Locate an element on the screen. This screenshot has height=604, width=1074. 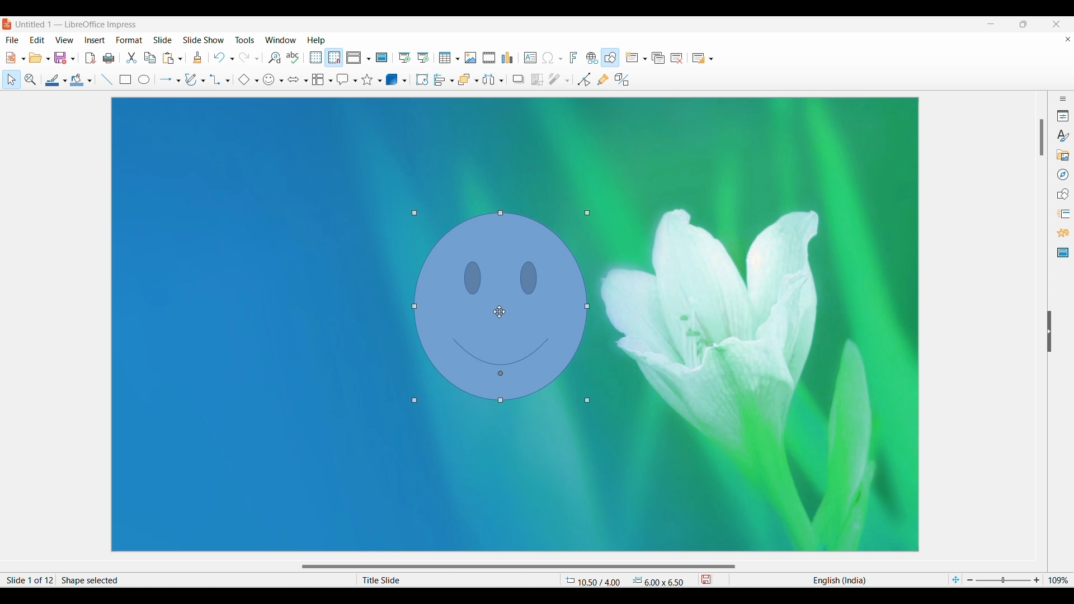
New document options is located at coordinates (23, 59).